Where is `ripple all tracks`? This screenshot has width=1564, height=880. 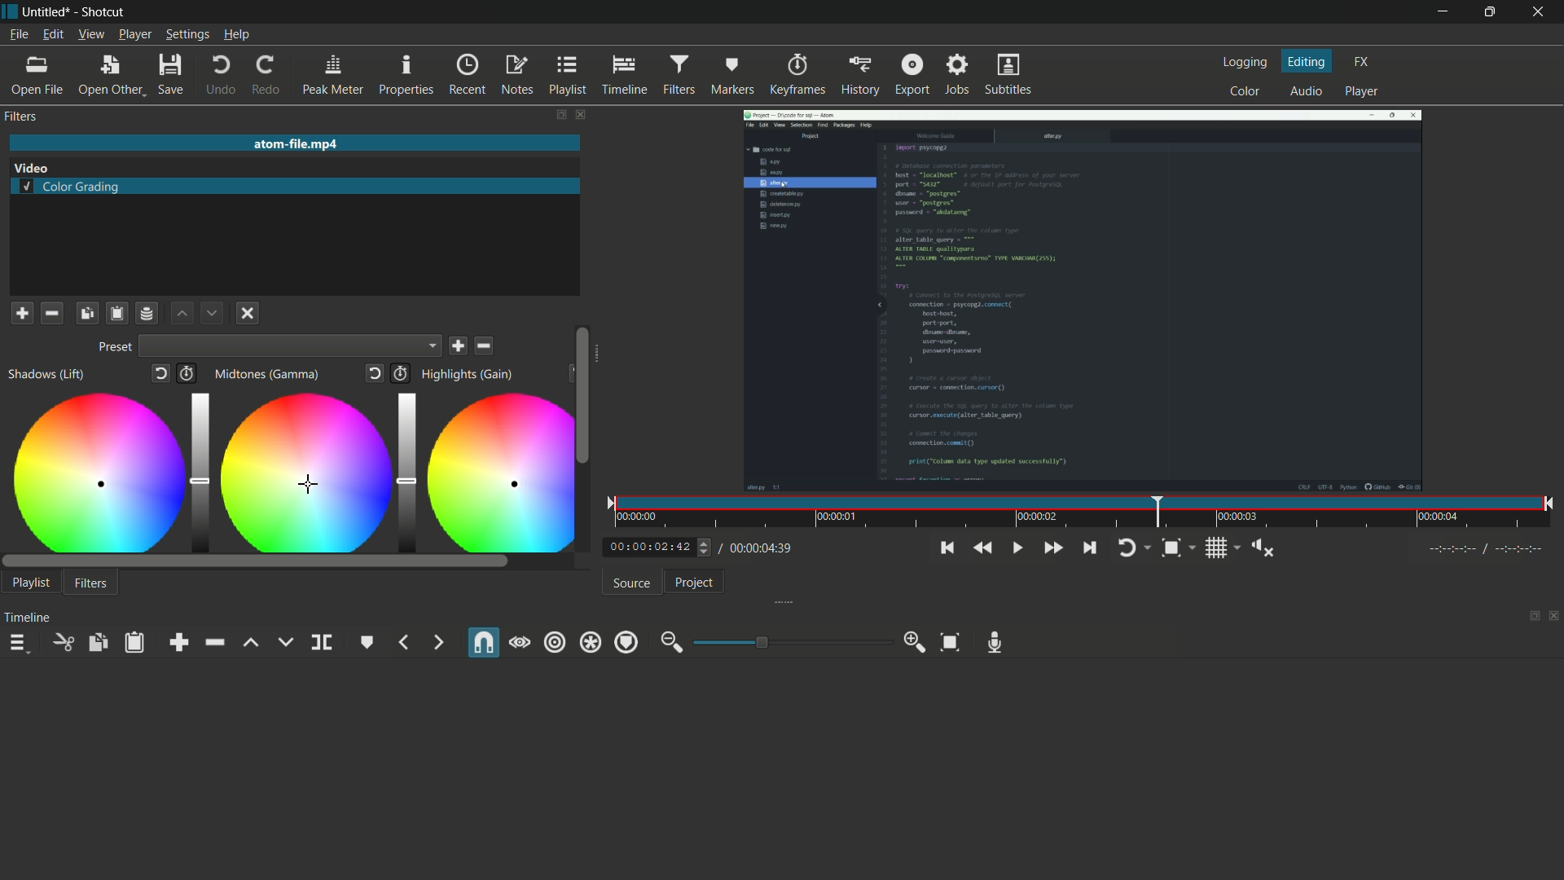
ripple all tracks is located at coordinates (590, 644).